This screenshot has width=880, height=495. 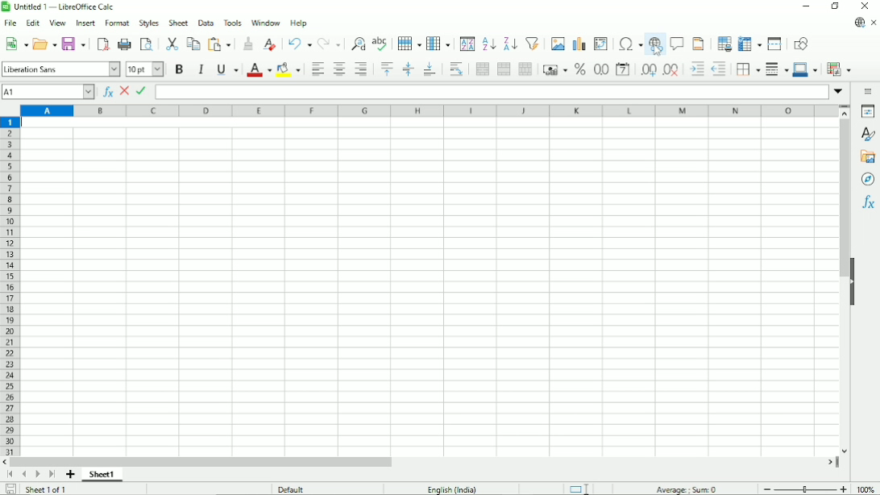 I want to click on Accept, so click(x=142, y=91).